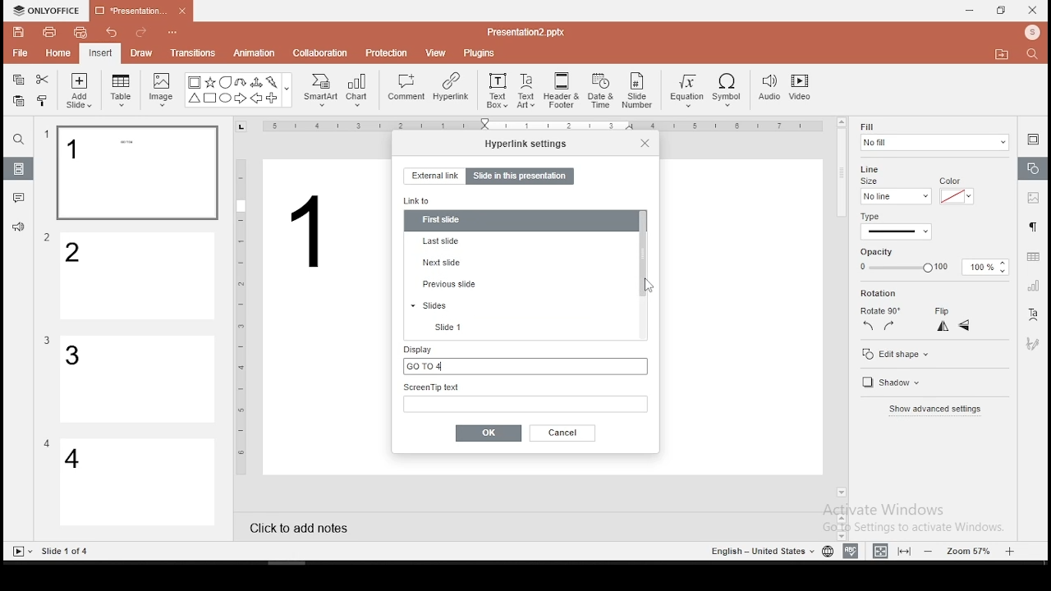 This screenshot has width=1051, height=591. What do you see at coordinates (526, 89) in the screenshot?
I see `text art` at bounding box center [526, 89].